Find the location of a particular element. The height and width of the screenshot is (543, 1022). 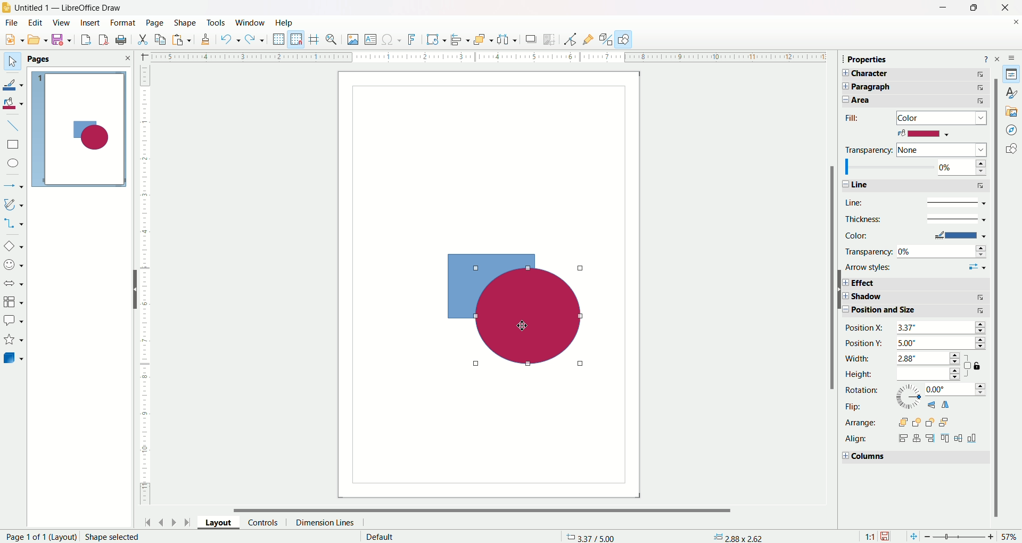

Position X is located at coordinates (916, 328).